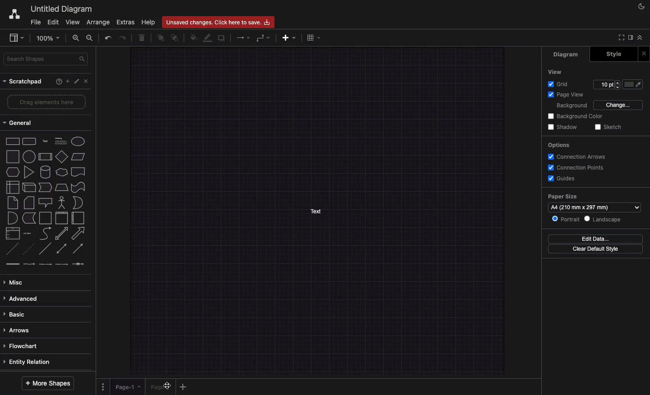 The width and height of the screenshot is (650, 395). What do you see at coordinates (148, 22) in the screenshot?
I see `Help` at bounding box center [148, 22].